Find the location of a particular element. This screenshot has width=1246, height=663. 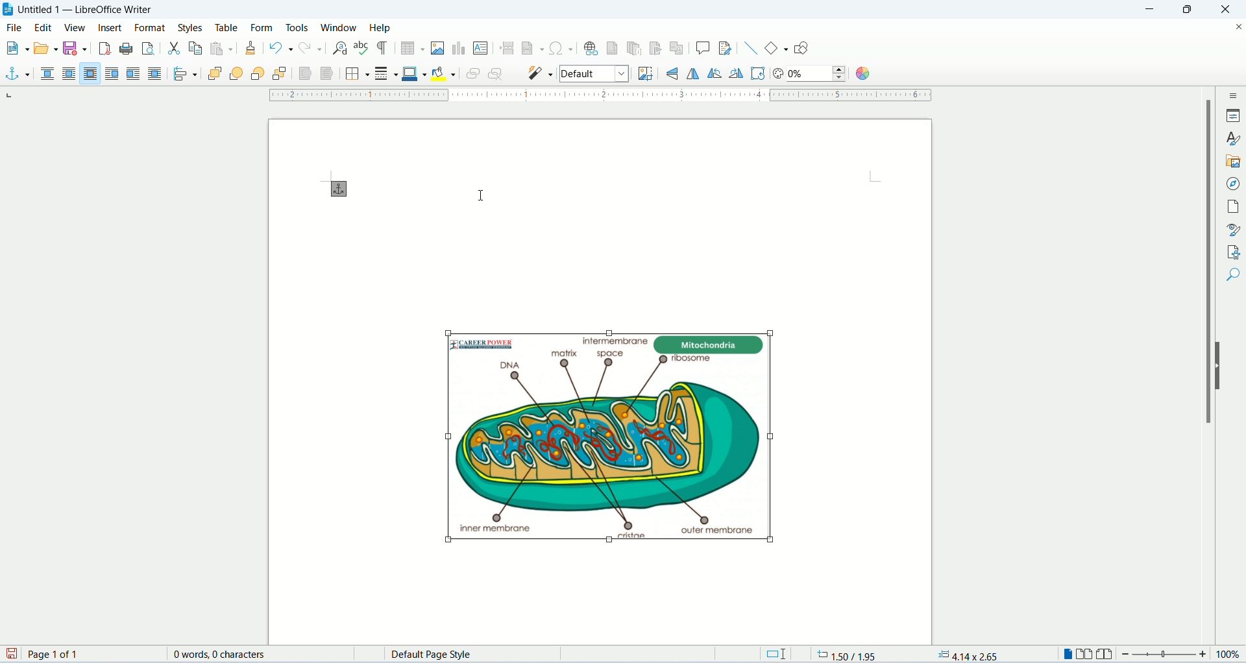

rotate right is located at coordinates (738, 74).